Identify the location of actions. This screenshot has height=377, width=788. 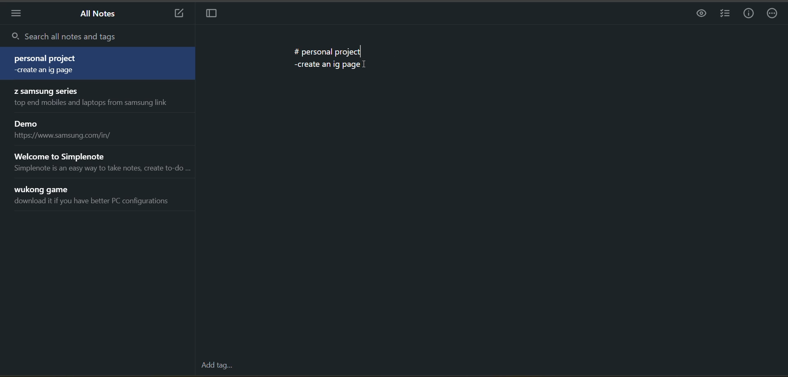
(773, 14).